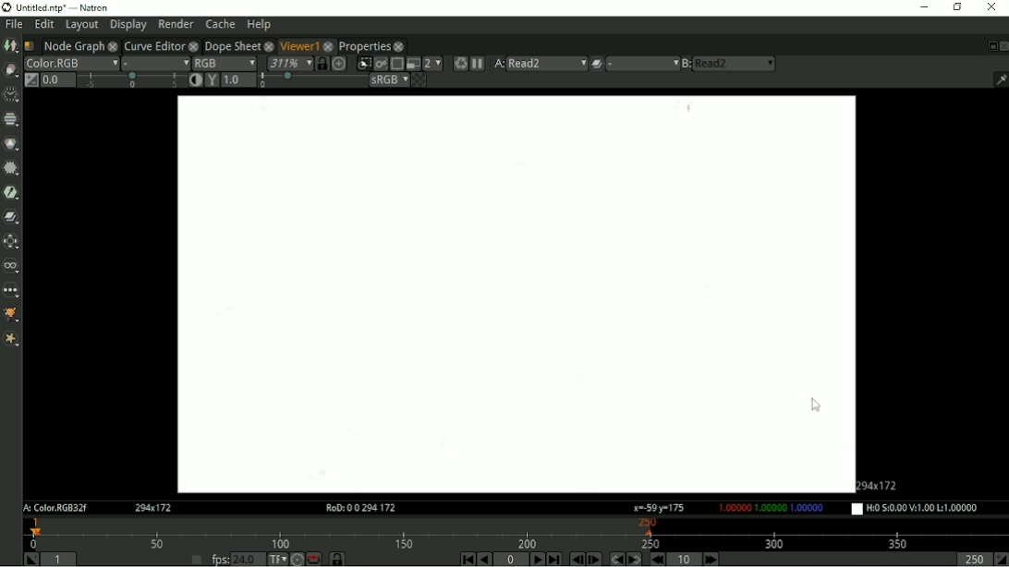  What do you see at coordinates (225, 62) in the screenshot?
I see `RGB` at bounding box center [225, 62].